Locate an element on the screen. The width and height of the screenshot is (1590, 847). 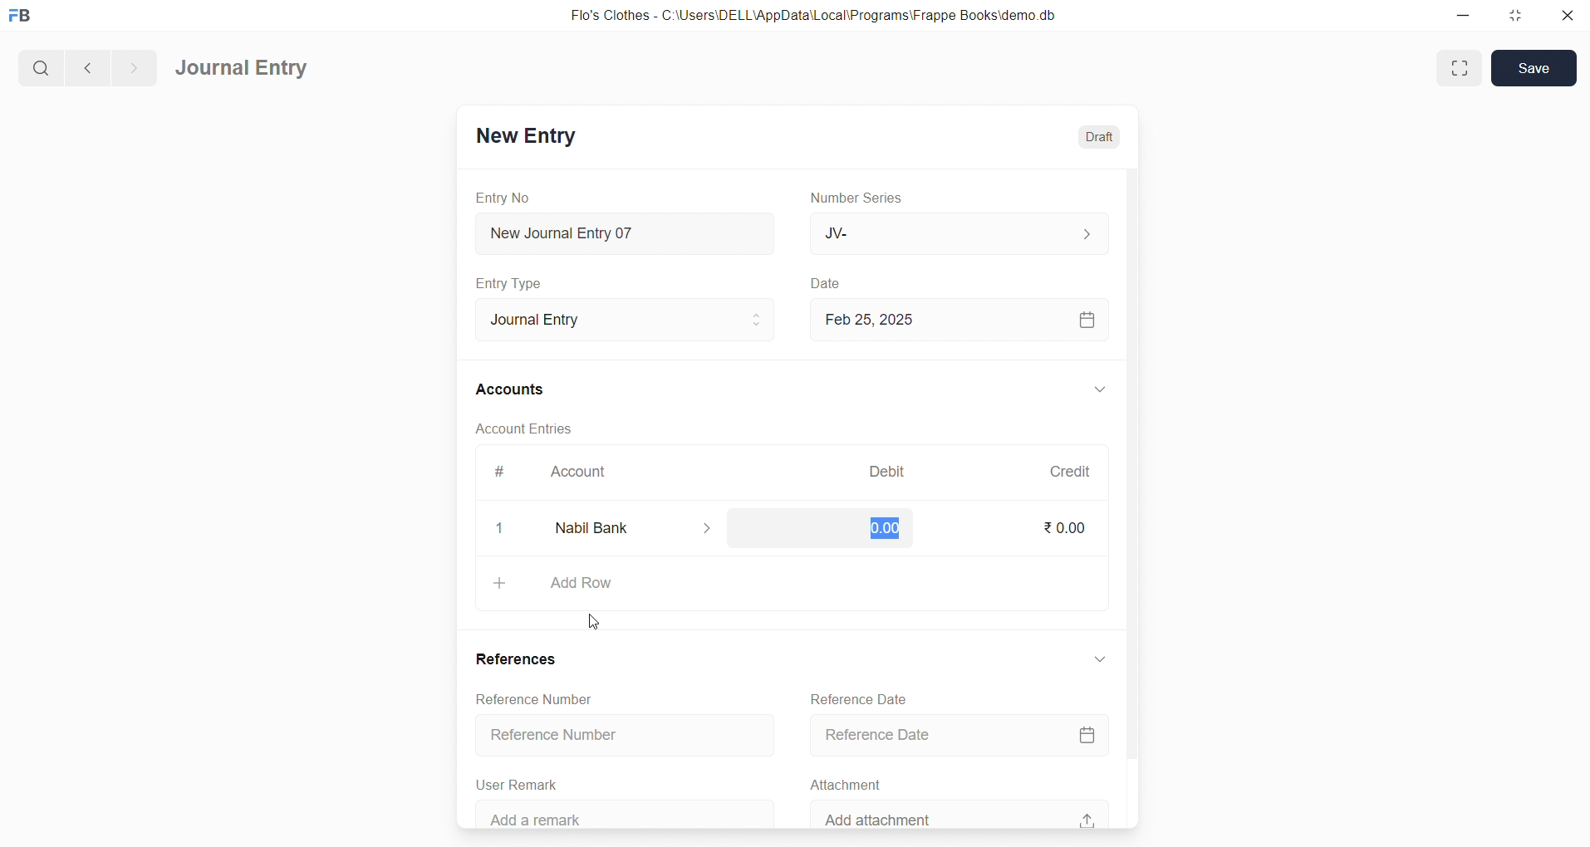
Attachment is located at coordinates (847, 783).